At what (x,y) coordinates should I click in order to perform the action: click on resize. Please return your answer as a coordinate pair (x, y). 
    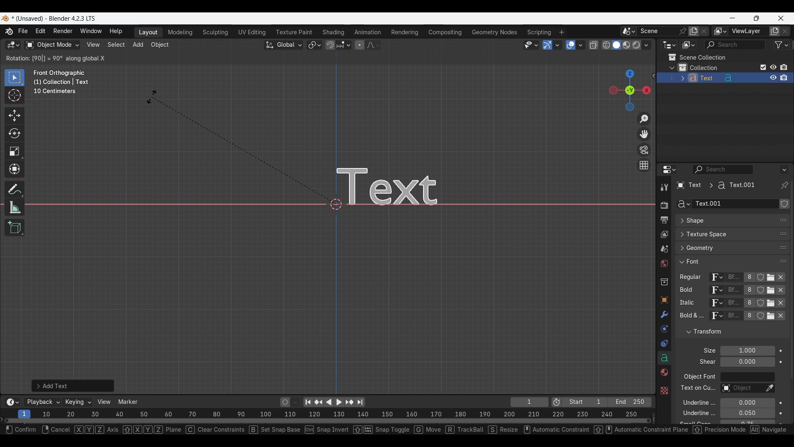
    Looking at the image, I should click on (502, 431).